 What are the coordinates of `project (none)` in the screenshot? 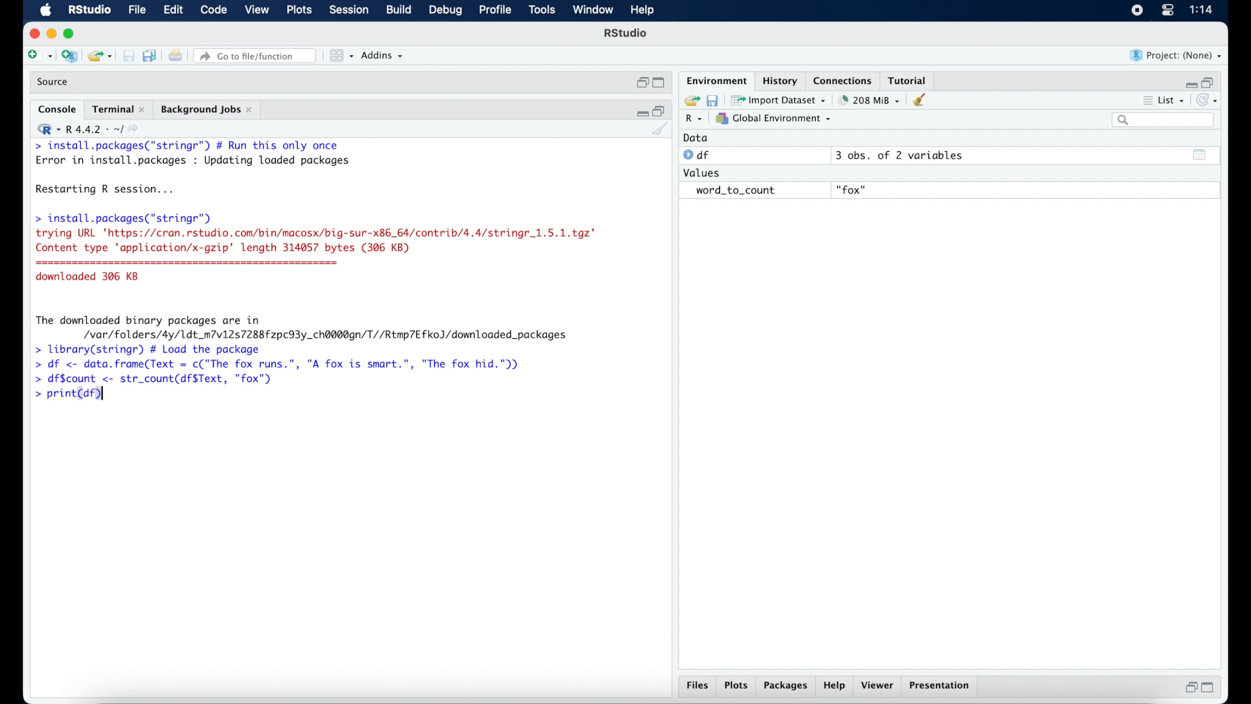 It's located at (1176, 55).